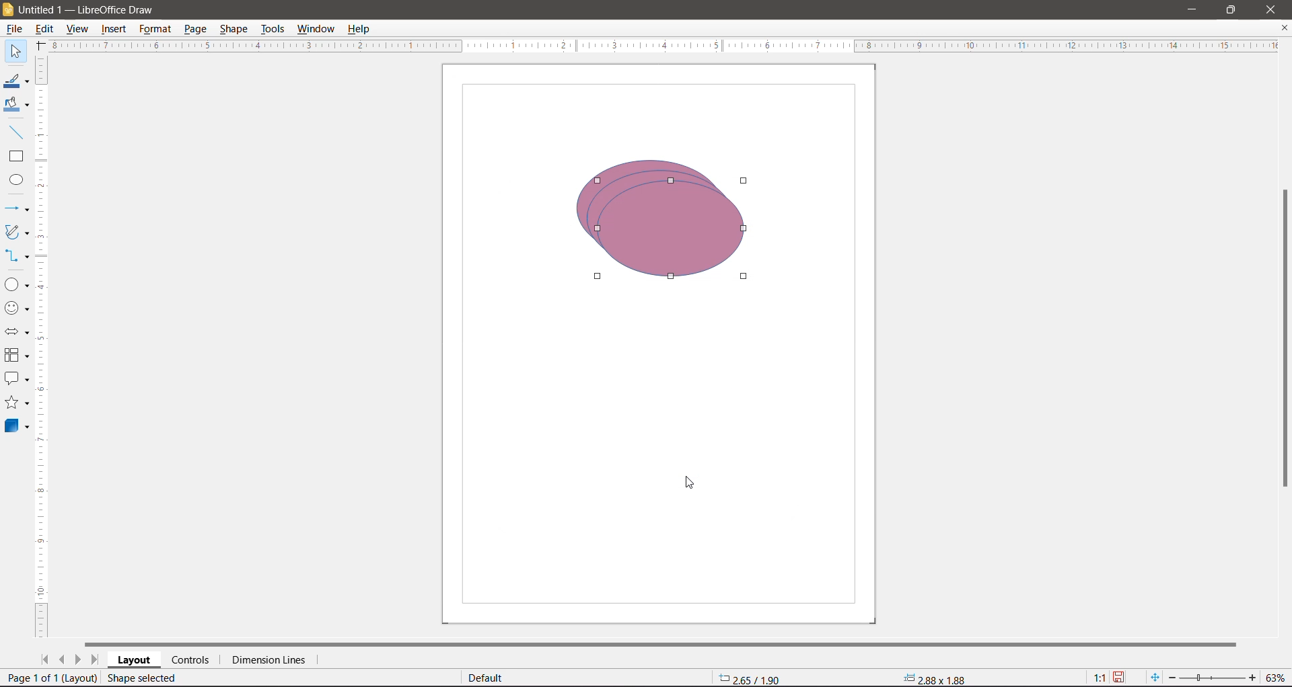 The height and width of the screenshot is (687, 1292). I want to click on Application Logo, so click(8, 9).